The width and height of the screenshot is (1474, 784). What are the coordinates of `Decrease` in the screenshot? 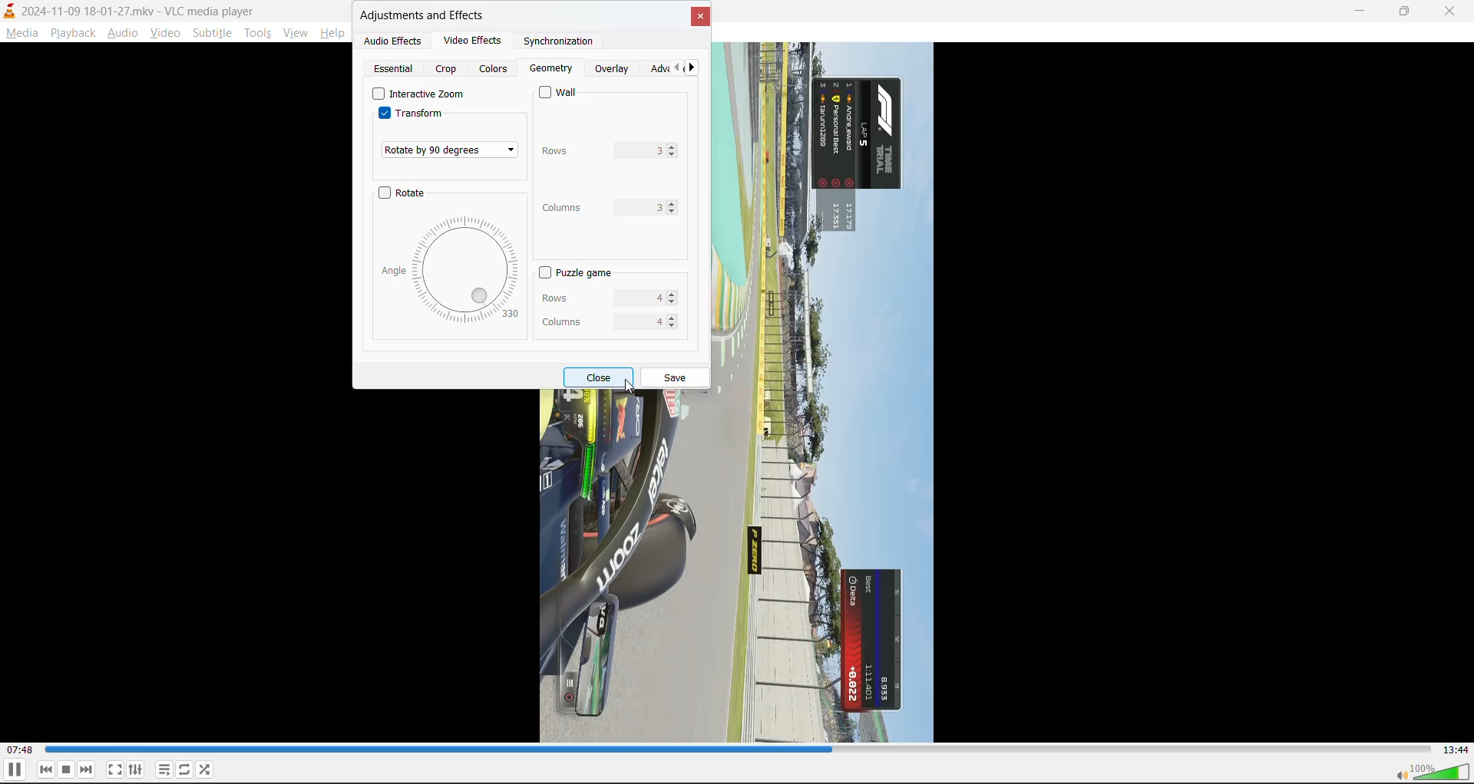 It's located at (674, 156).